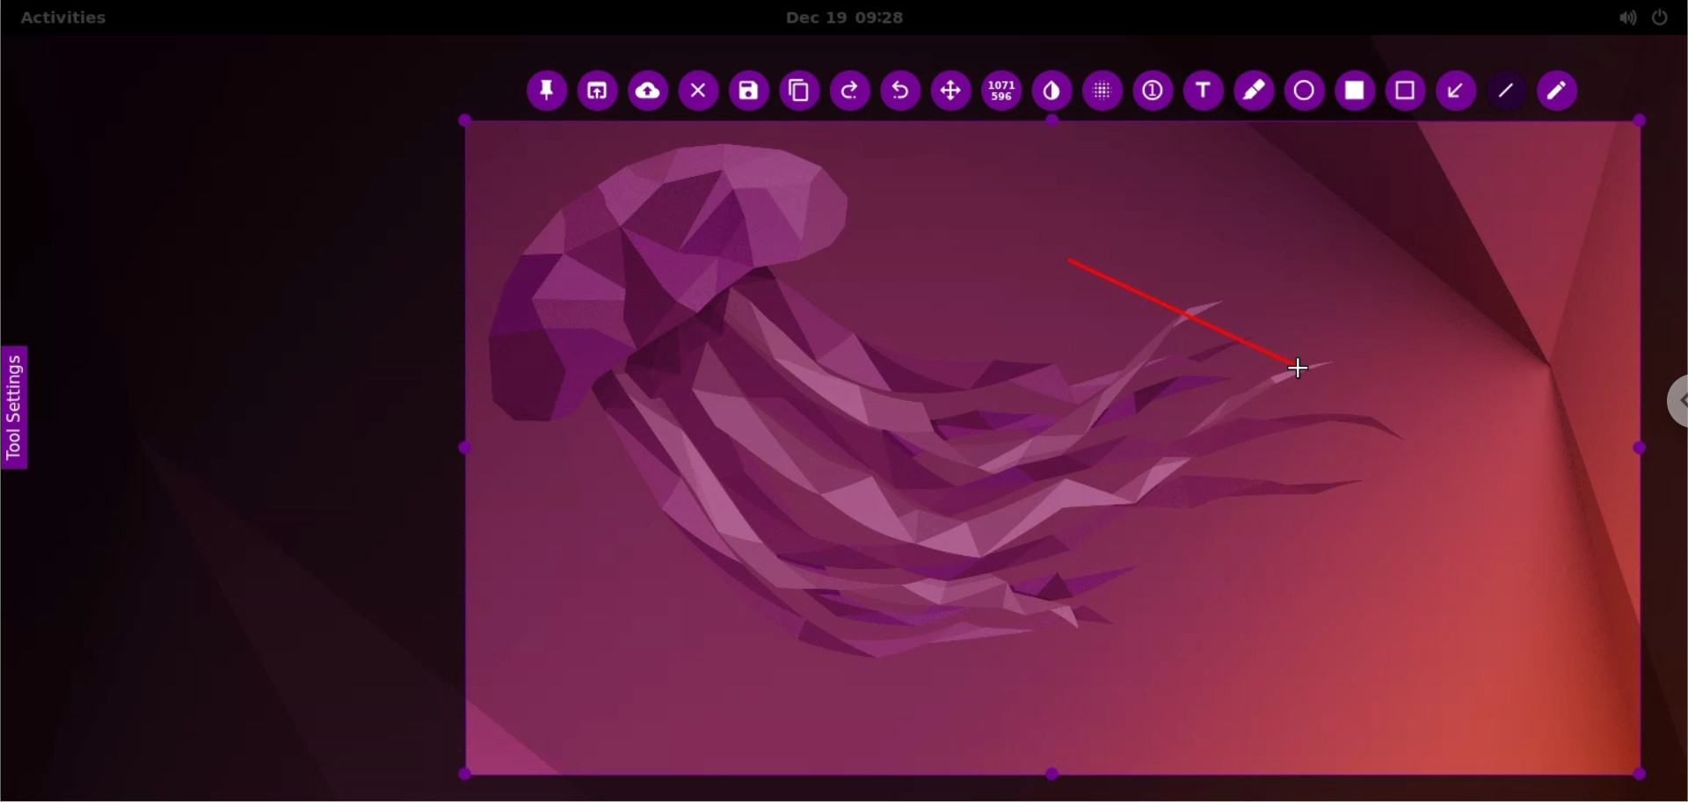  I want to click on line, so click(1174, 307).